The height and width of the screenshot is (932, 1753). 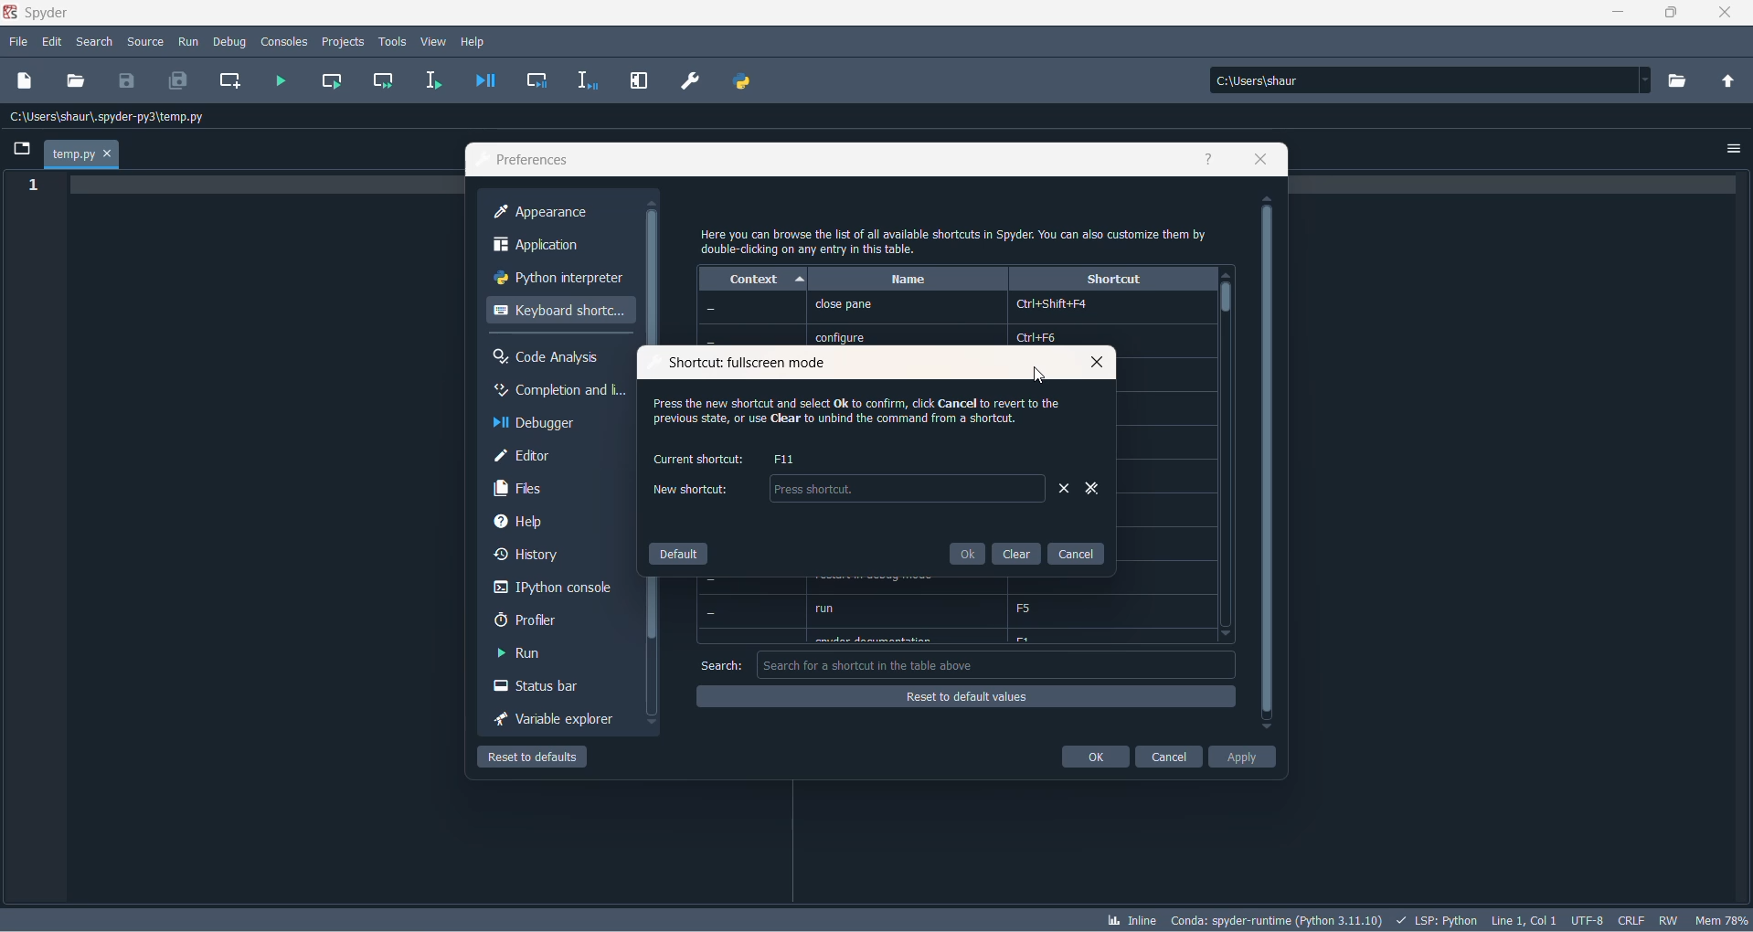 What do you see at coordinates (745, 365) in the screenshot?
I see `shortcut fullscreen mode` at bounding box center [745, 365].